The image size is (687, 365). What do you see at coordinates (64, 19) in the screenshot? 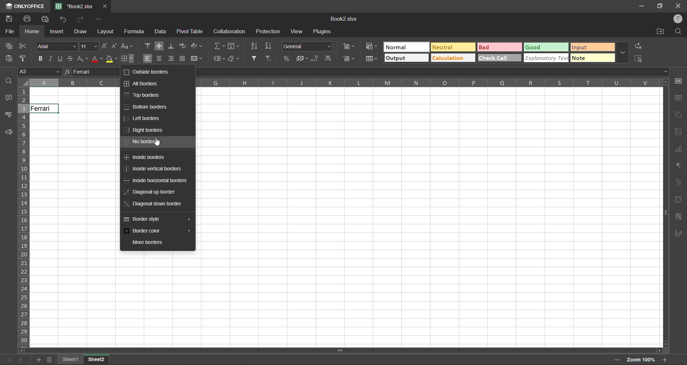
I see `undo` at bounding box center [64, 19].